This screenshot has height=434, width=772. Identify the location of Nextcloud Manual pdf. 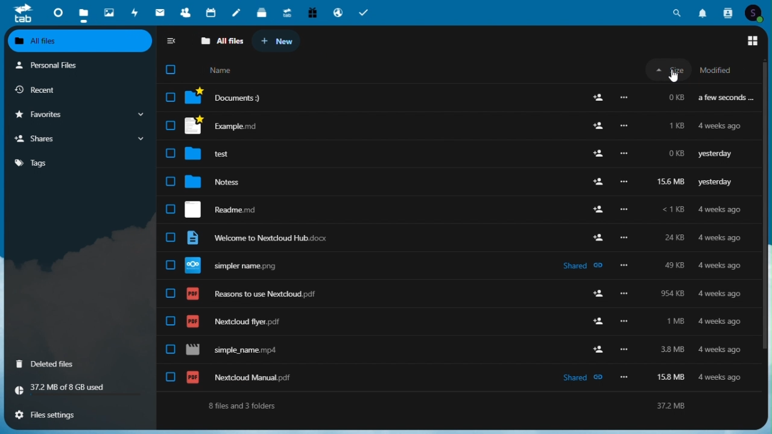
(456, 268).